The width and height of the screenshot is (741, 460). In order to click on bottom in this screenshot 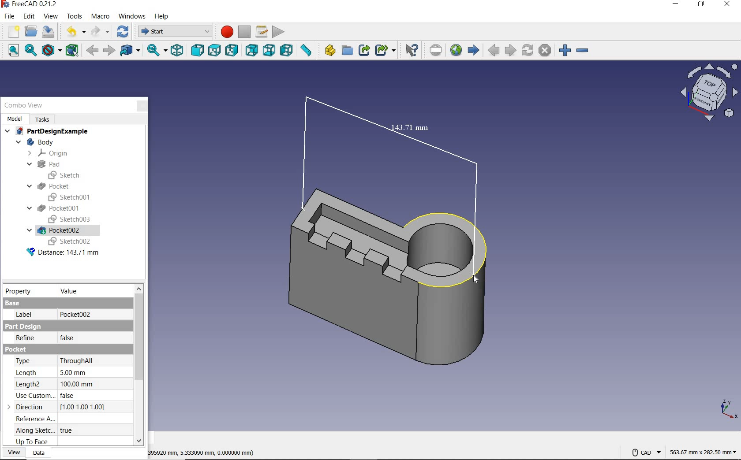, I will do `click(269, 52)`.